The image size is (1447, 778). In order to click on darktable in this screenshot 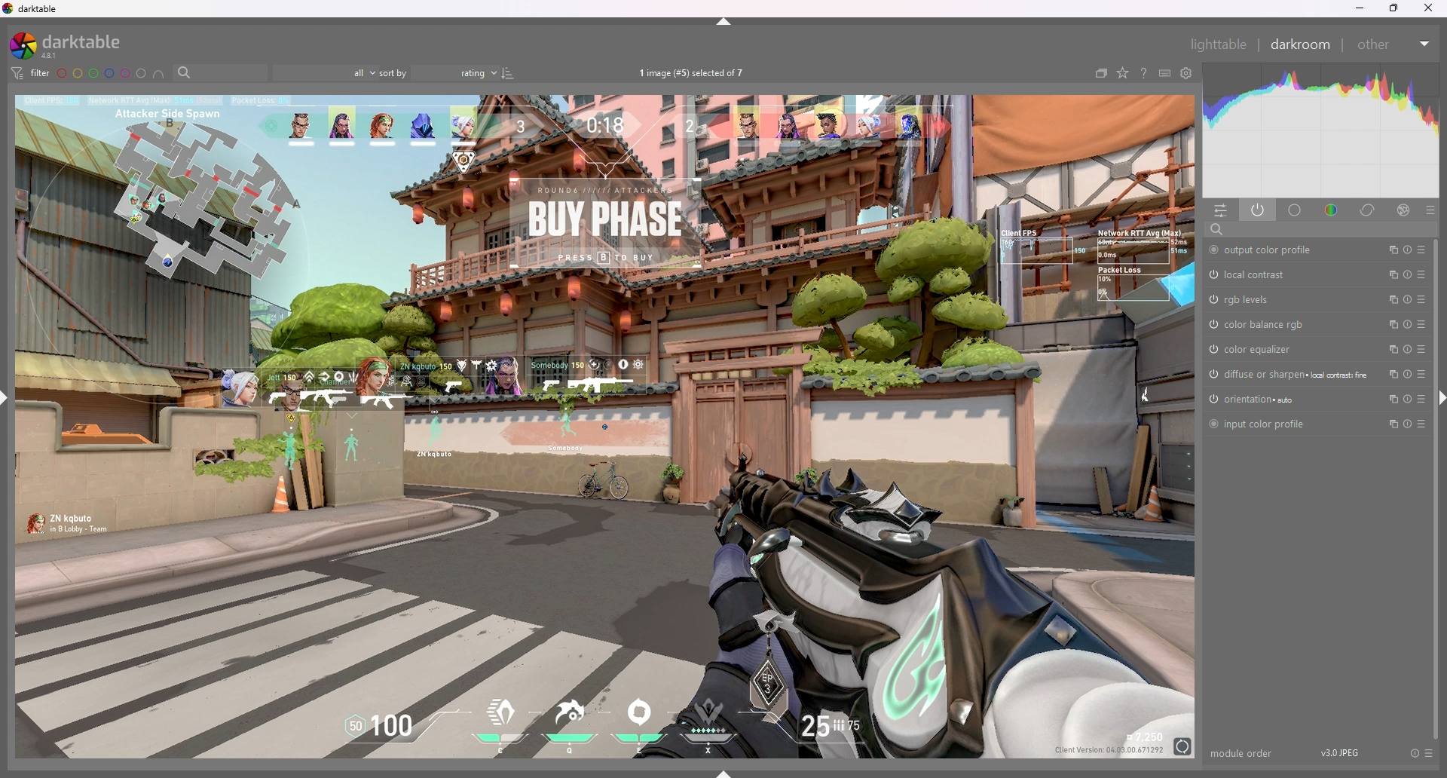, I will do `click(70, 45)`.